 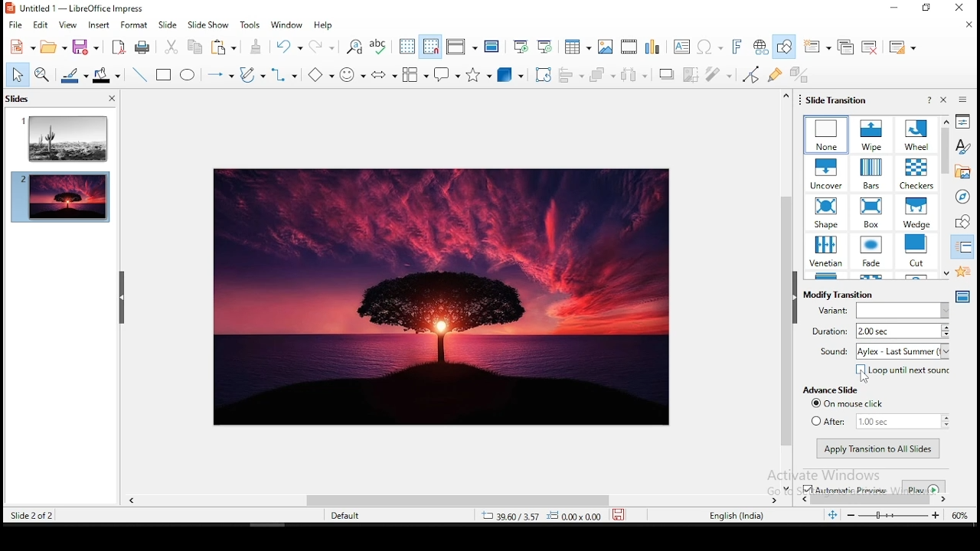 What do you see at coordinates (962, 296) in the screenshot?
I see `master slides` at bounding box center [962, 296].